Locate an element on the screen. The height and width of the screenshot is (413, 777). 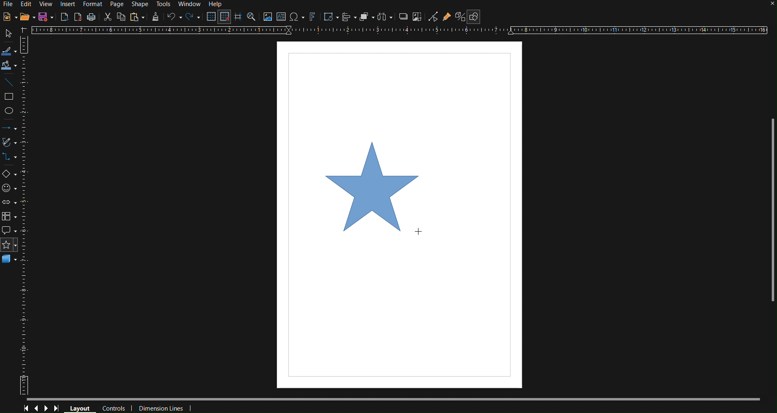
Export is located at coordinates (64, 17).